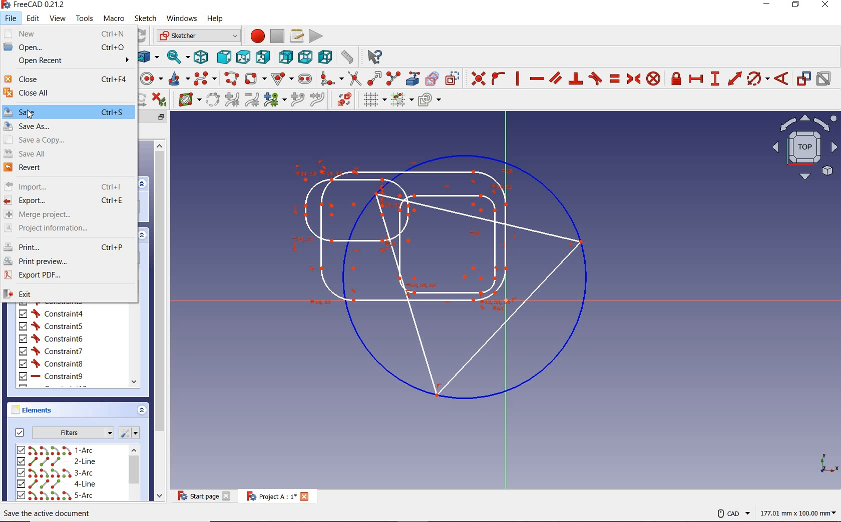 This screenshot has height=522, width=841. I want to click on toggle construction geometry, so click(452, 78).